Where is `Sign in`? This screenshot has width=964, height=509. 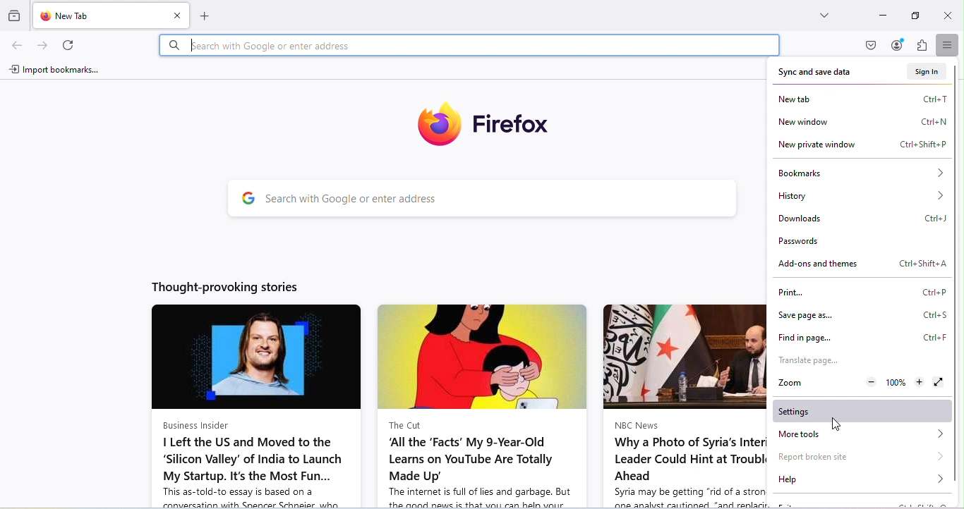
Sign in is located at coordinates (924, 72).